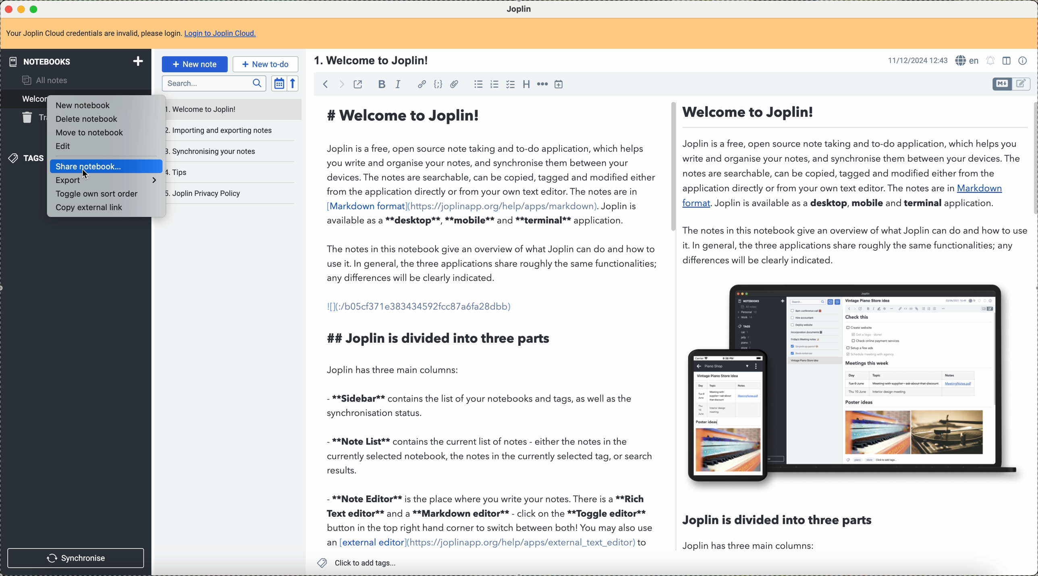  What do you see at coordinates (1002, 84) in the screenshot?
I see `toggle editor` at bounding box center [1002, 84].